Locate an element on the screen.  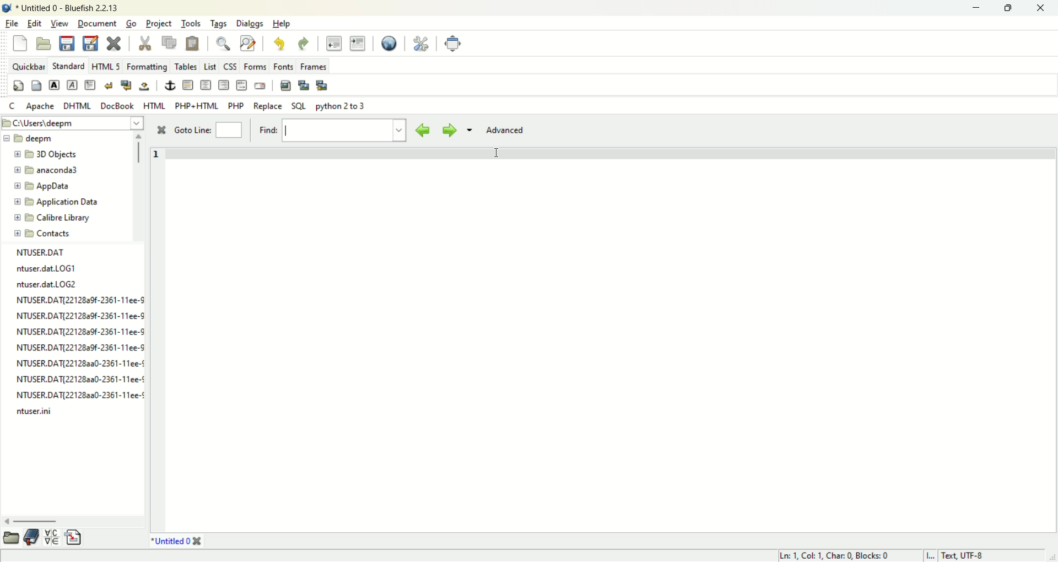
C is located at coordinates (12, 106).